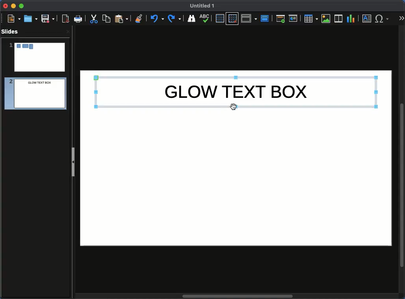  I want to click on Slide 2, so click(33, 95).